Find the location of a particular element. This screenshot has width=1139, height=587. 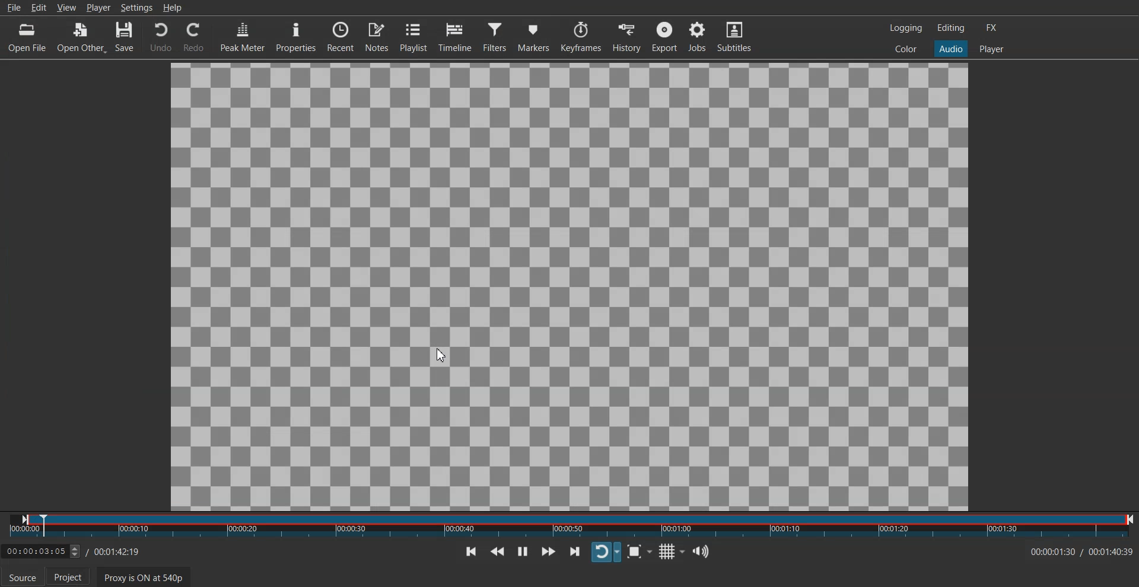

Jobs is located at coordinates (698, 37).